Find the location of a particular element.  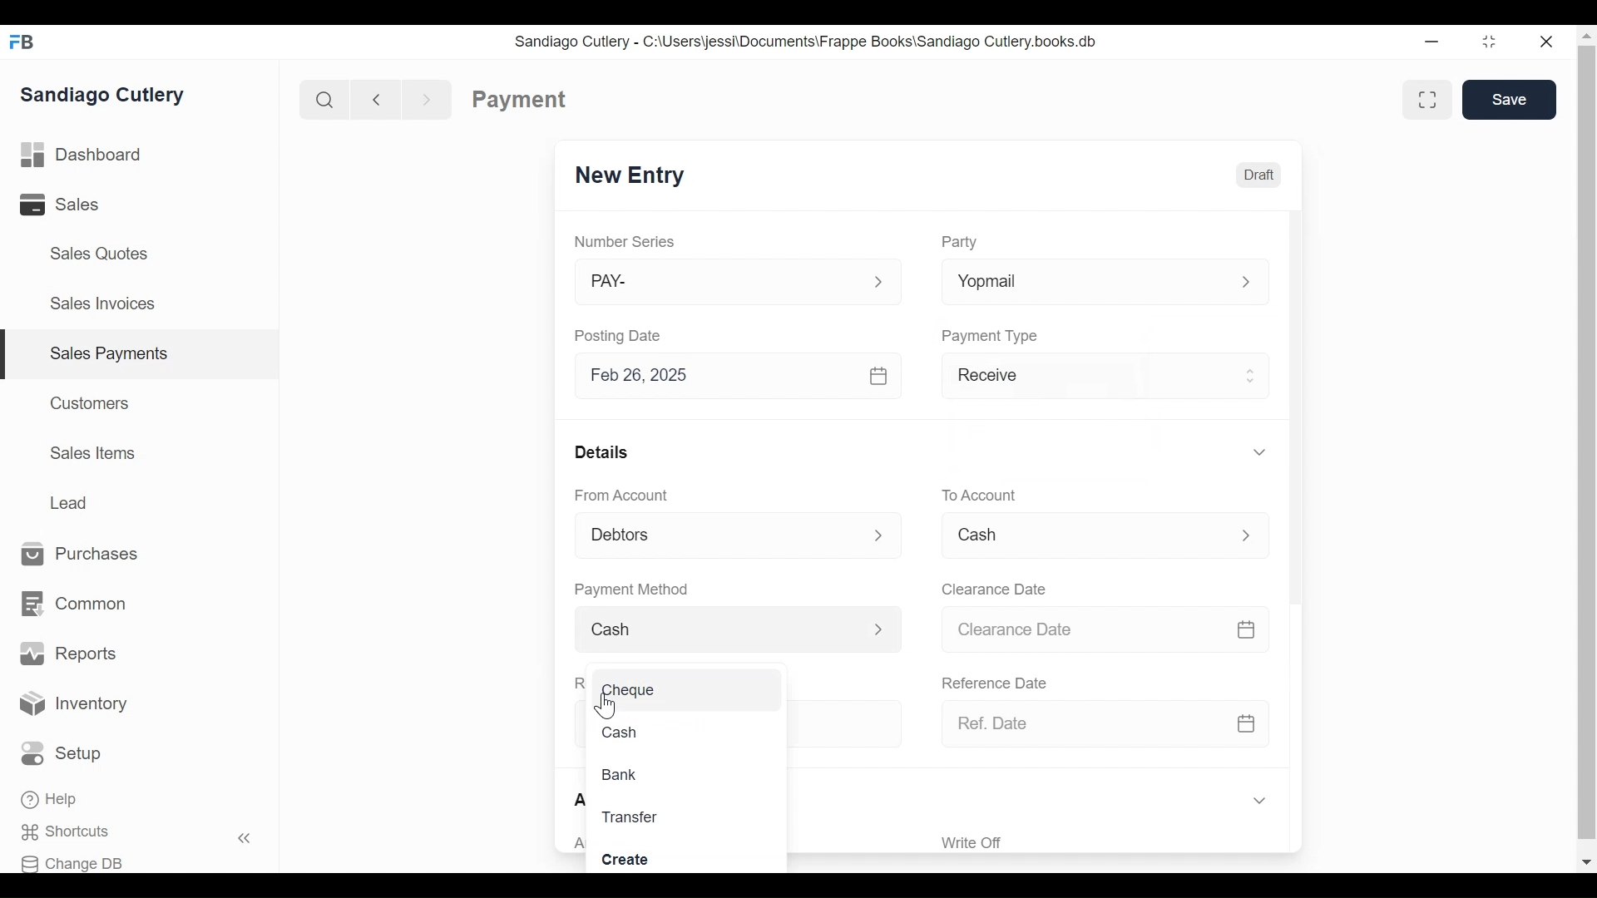

Inventory is located at coordinates (75, 704).